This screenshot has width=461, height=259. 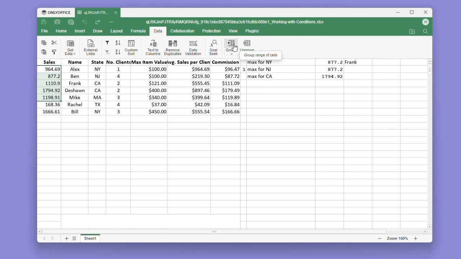 What do you see at coordinates (66, 238) in the screenshot?
I see `add sheet` at bounding box center [66, 238].